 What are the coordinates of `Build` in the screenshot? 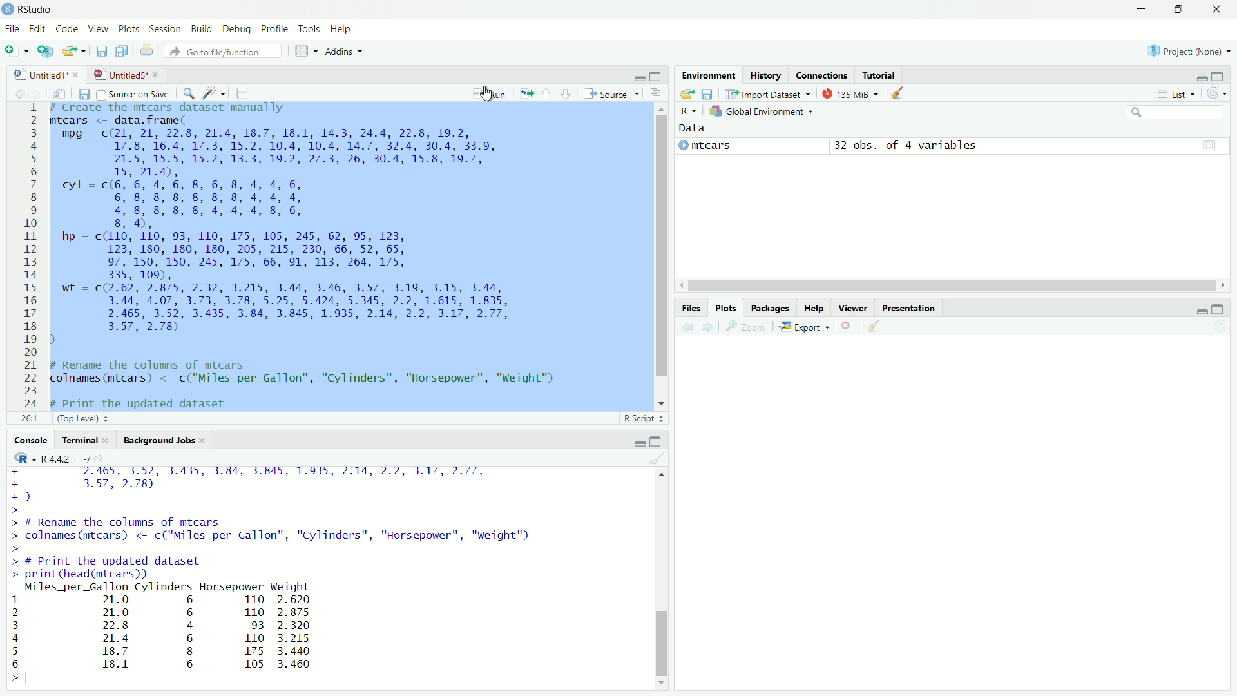 It's located at (201, 28).